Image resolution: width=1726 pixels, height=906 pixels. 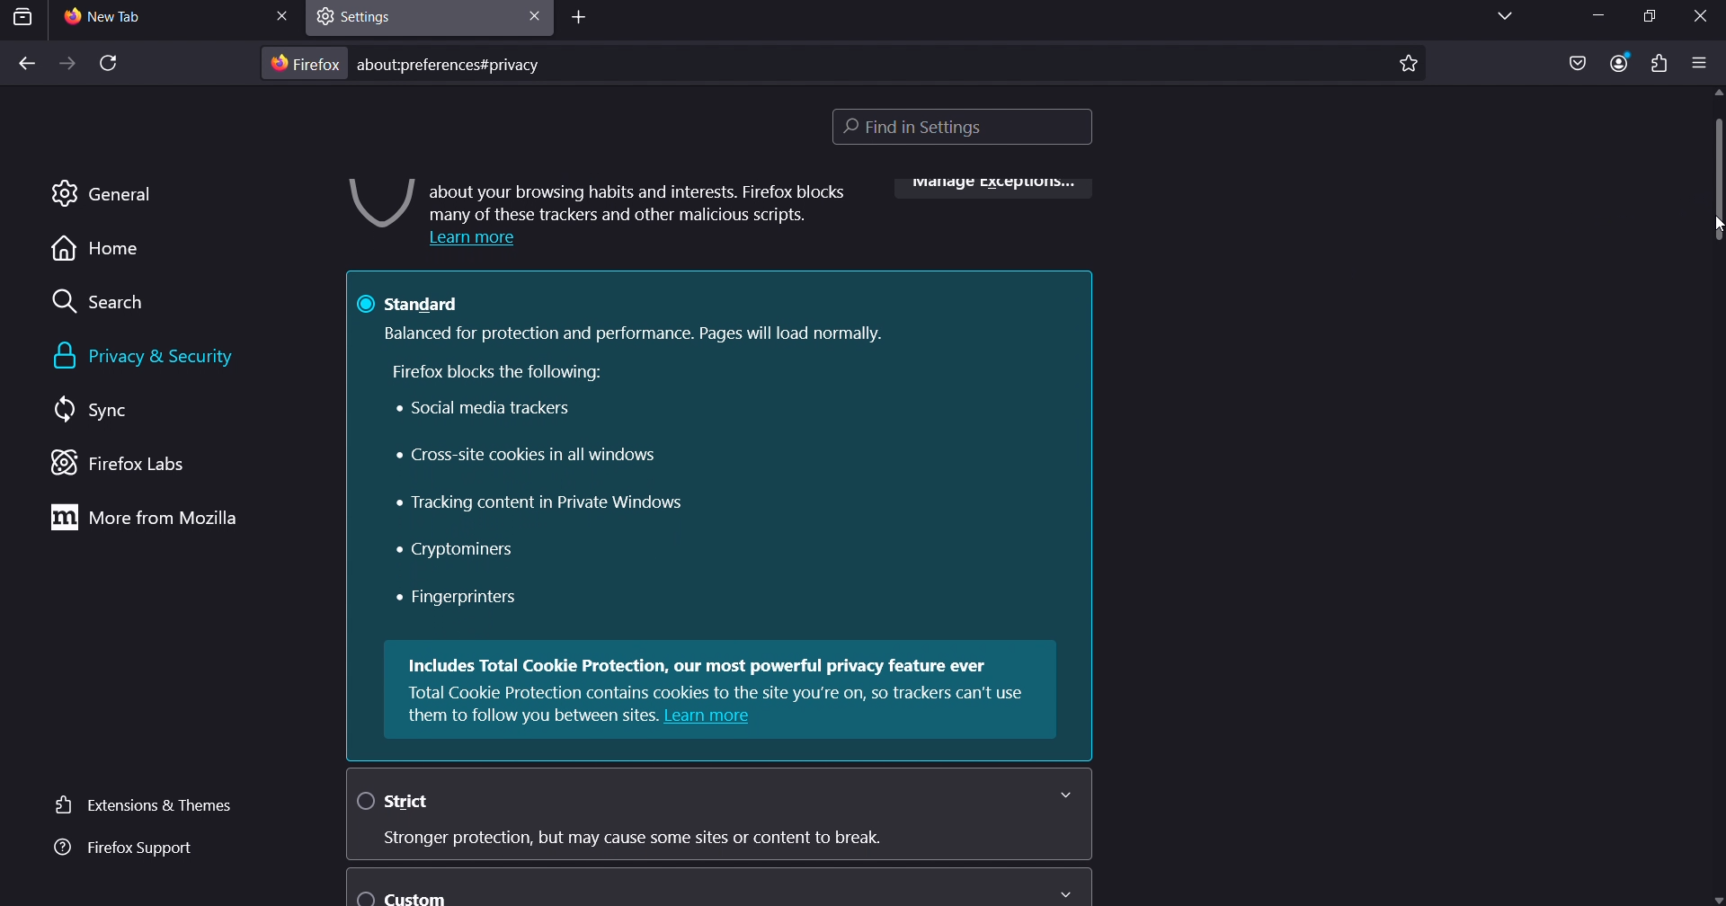 I want to click on Includes Total Cookie Protection, our most powerful privacy feature ever
Total Cookie Protection contains cookies to the site you're on, so trackers can't use, so click(x=724, y=679).